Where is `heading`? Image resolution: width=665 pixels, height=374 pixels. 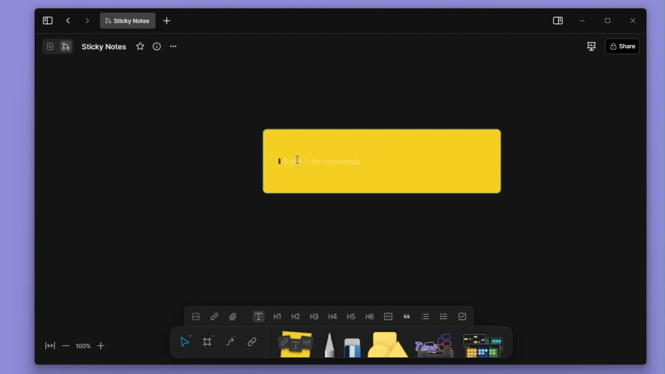
heading is located at coordinates (373, 317).